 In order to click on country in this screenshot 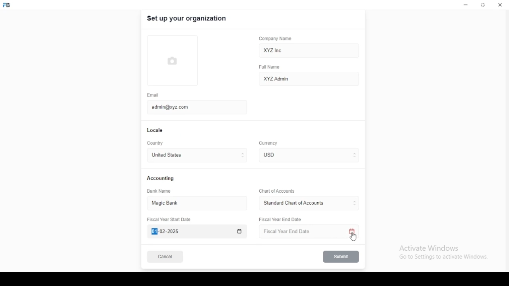, I will do `click(156, 143)`.